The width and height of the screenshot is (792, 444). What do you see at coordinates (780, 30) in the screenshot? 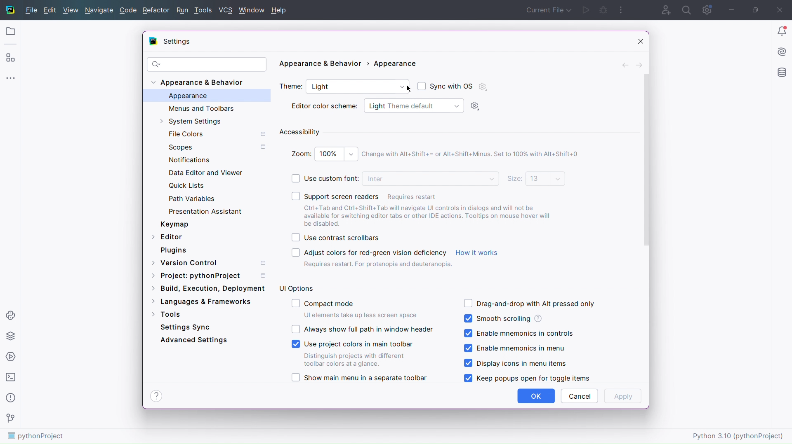
I see `Notifications` at bounding box center [780, 30].